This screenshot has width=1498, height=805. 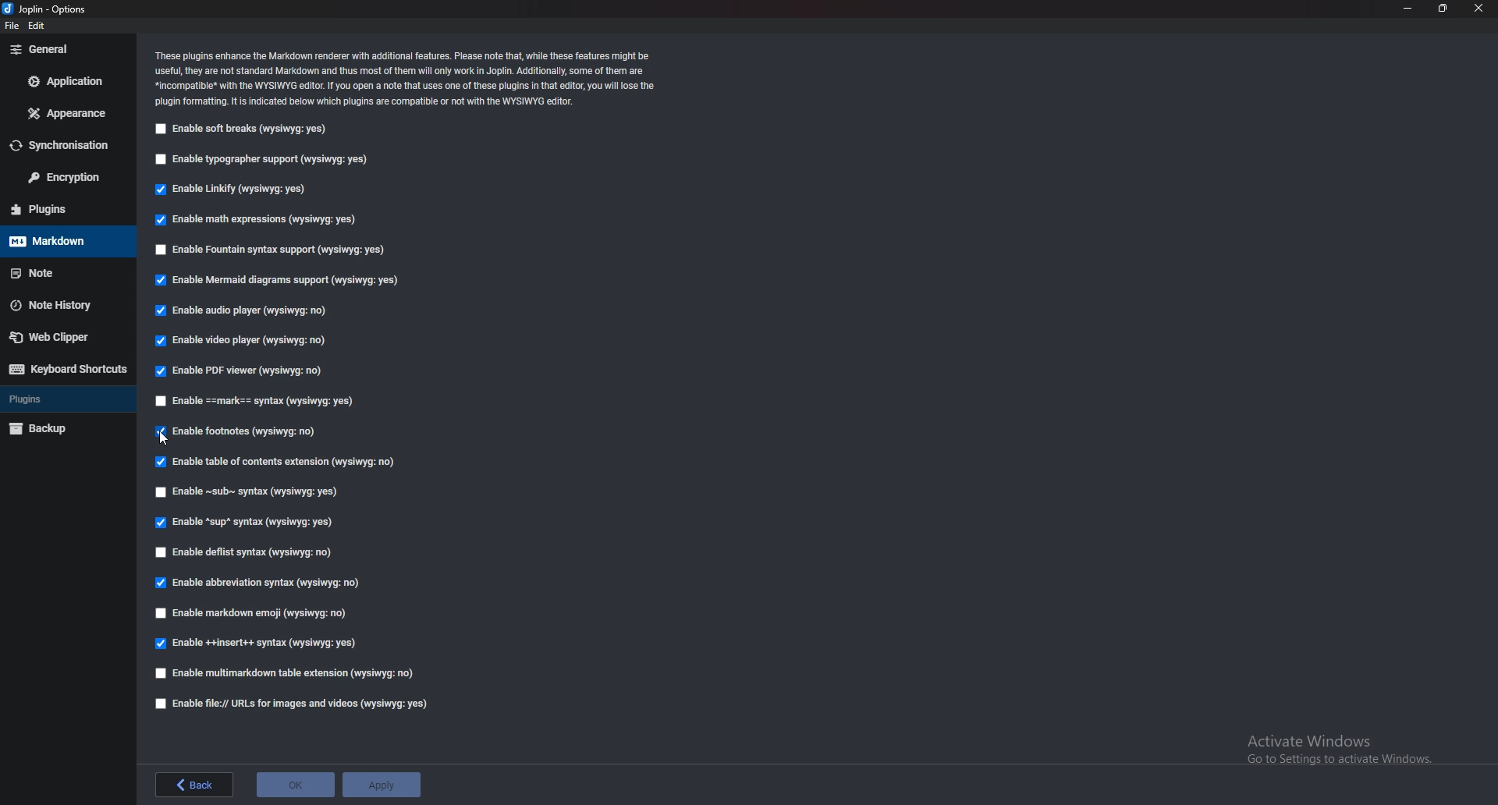 I want to click on ok, so click(x=297, y=785).